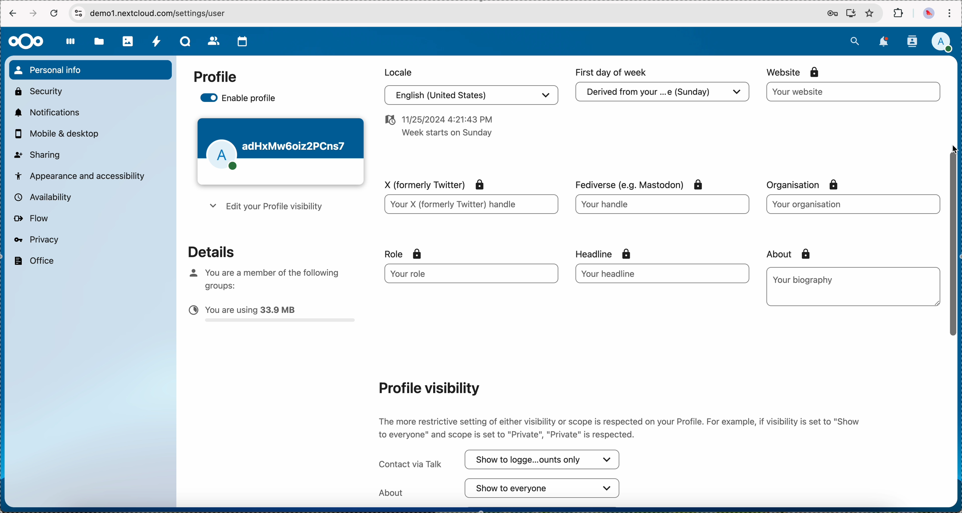  Describe the element at coordinates (55, 13) in the screenshot. I see `refresh the page` at that location.